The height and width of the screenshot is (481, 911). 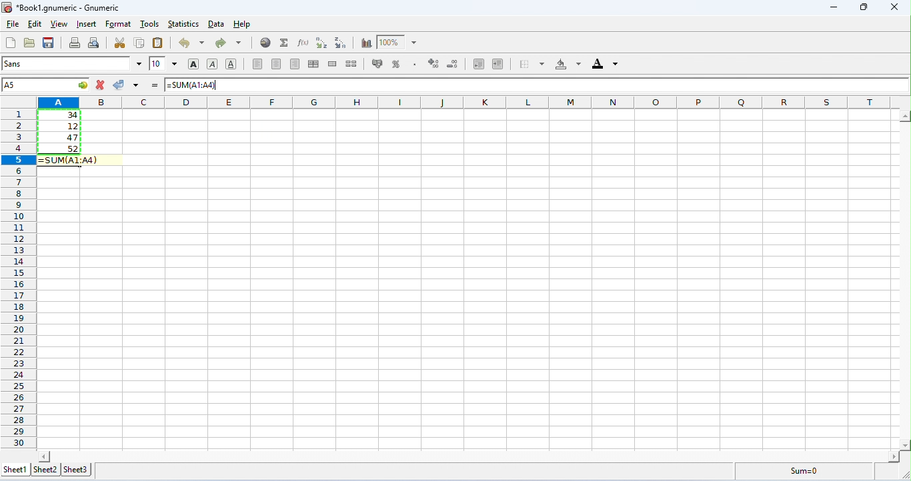 What do you see at coordinates (101, 85) in the screenshot?
I see `color change in reject` at bounding box center [101, 85].